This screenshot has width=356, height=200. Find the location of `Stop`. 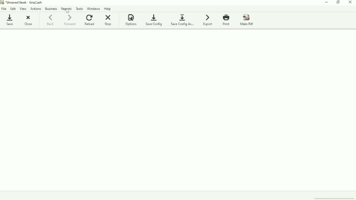

Stop is located at coordinates (108, 20).